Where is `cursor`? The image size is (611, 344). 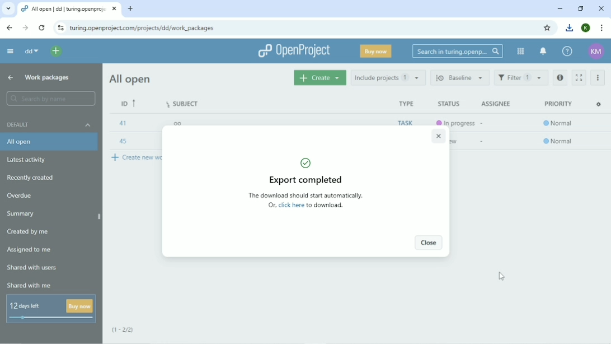
cursor is located at coordinates (596, 86).